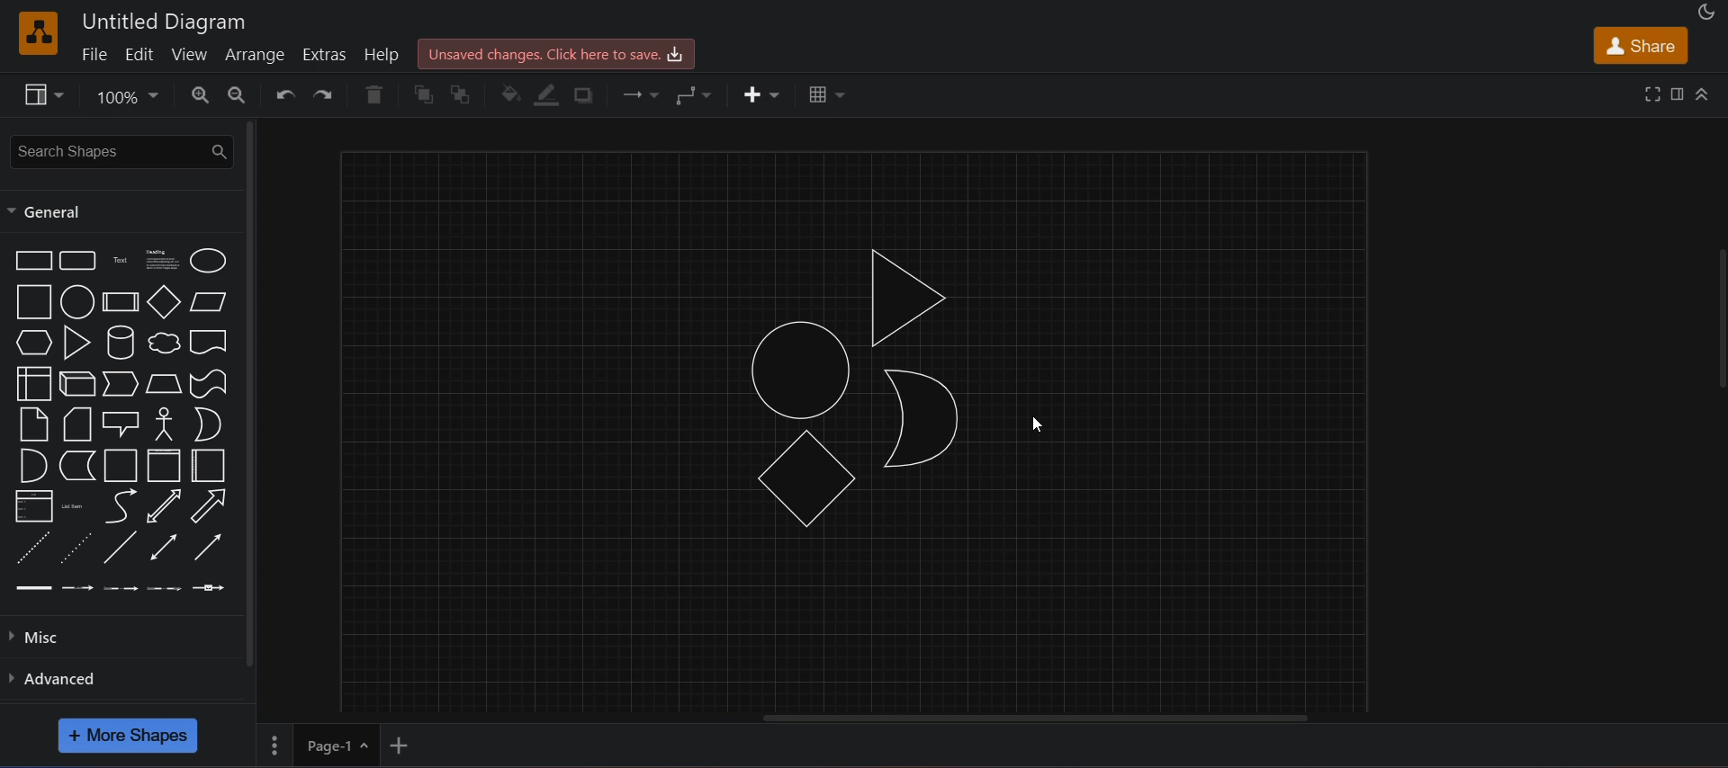 The image size is (1728, 768). What do you see at coordinates (78, 464) in the screenshot?
I see `data storage` at bounding box center [78, 464].